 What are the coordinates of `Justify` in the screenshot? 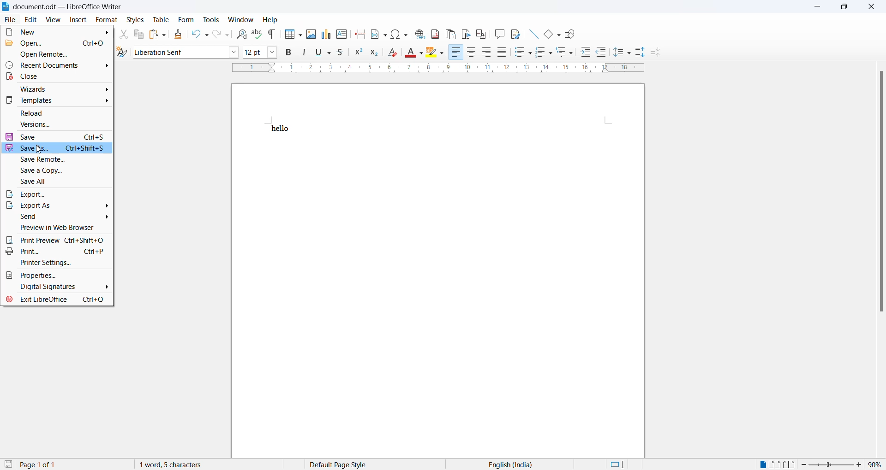 It's located at (502, 53).